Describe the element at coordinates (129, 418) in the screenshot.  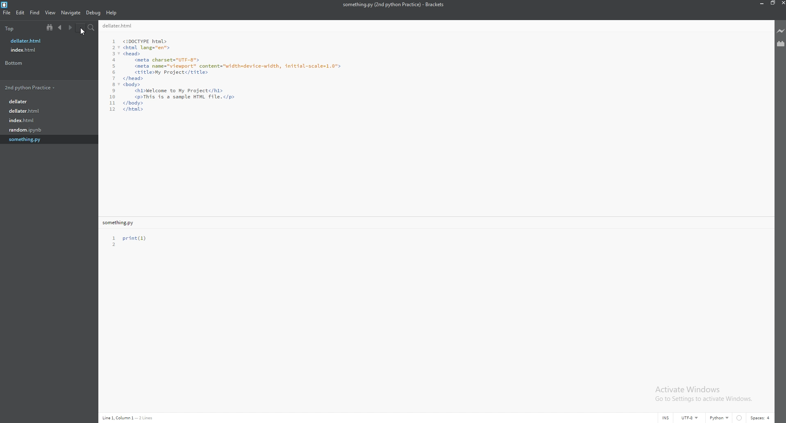
I see `navigation description` at that location.